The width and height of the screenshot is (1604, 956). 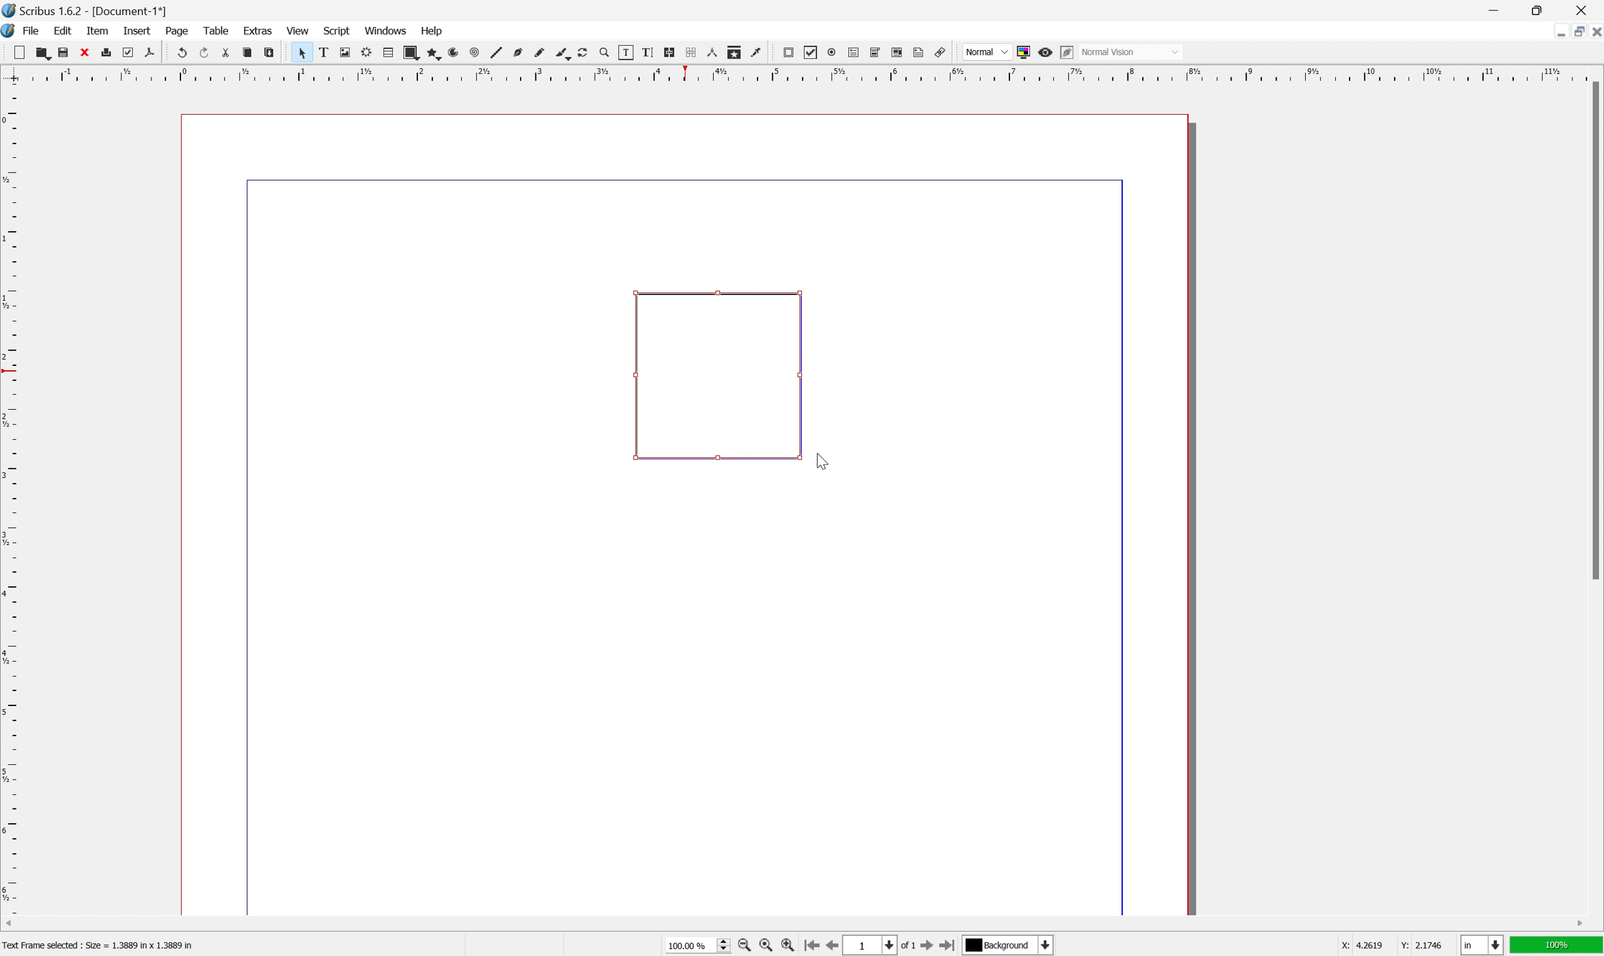 I want to click on pdf text field, so click(x=854, y=52).